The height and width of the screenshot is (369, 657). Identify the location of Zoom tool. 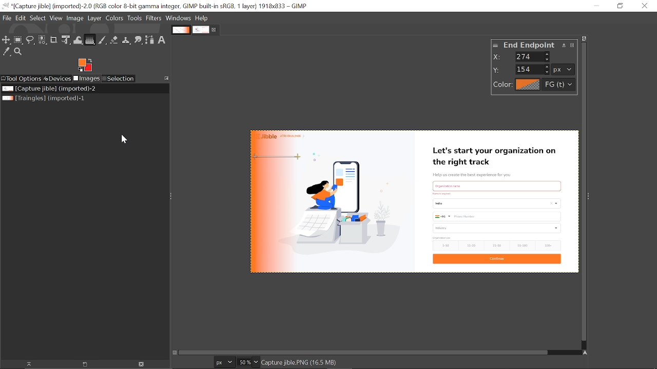
(18, 51).